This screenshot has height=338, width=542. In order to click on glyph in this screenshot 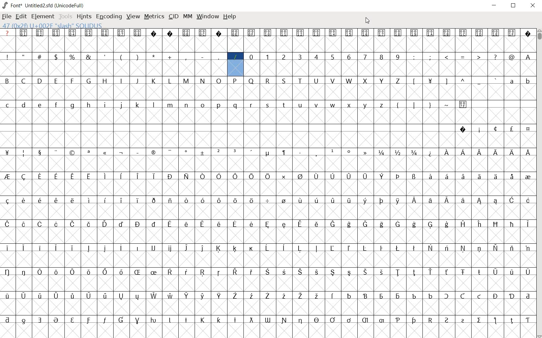, I will do `click(446, 296)`.